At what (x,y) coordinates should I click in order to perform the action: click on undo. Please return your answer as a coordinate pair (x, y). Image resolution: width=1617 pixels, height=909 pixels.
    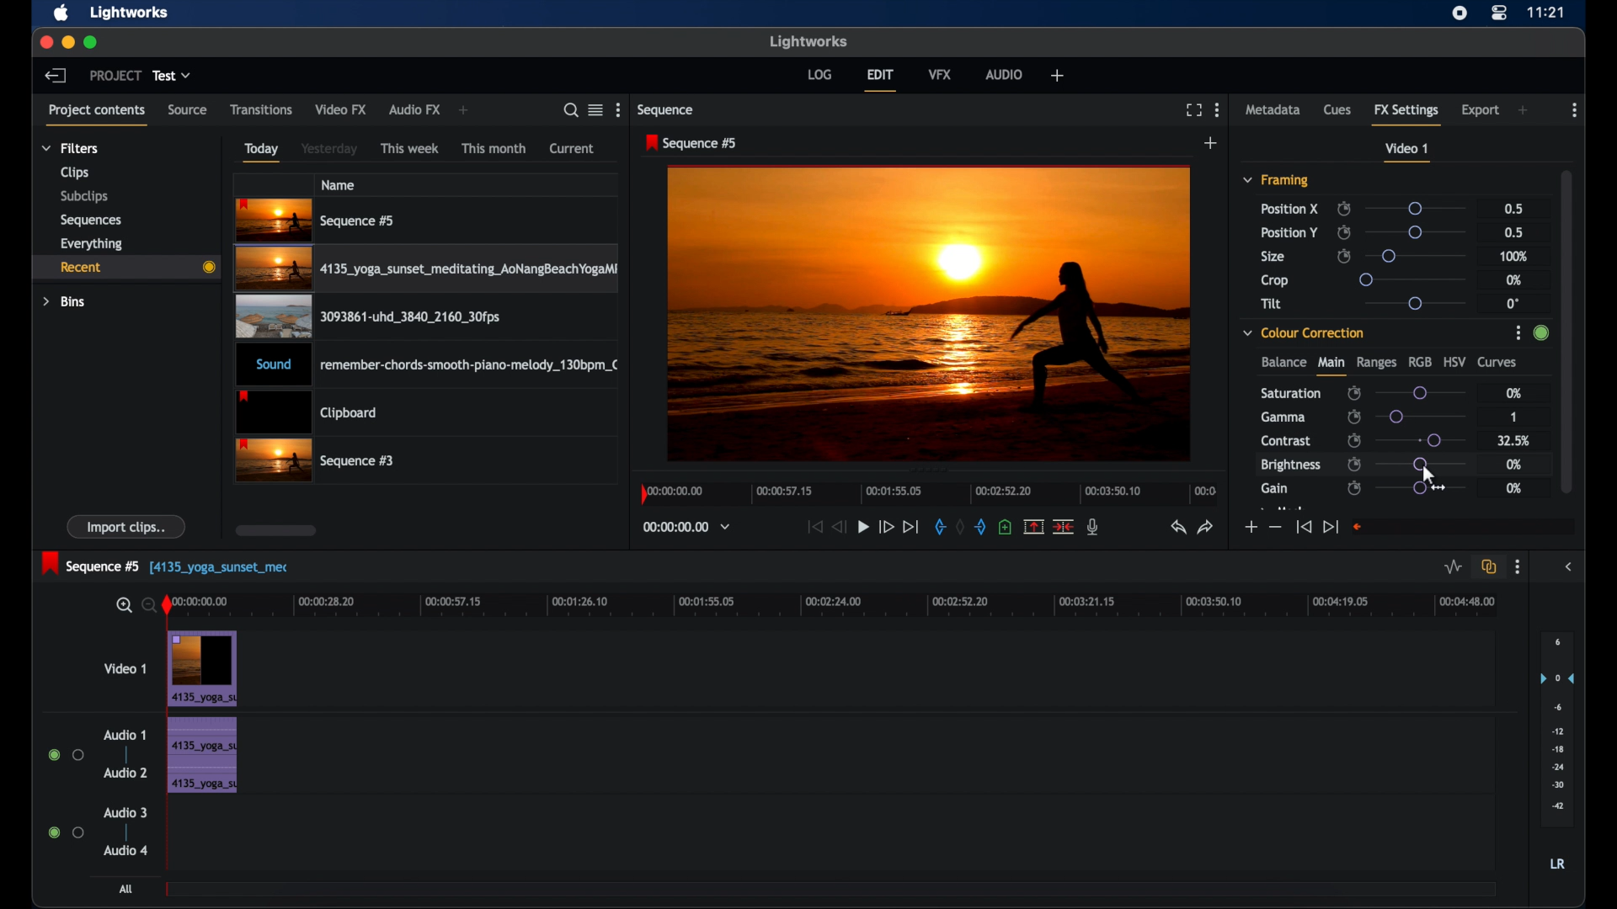
    Looking at the image, I should click on (1177, 528).